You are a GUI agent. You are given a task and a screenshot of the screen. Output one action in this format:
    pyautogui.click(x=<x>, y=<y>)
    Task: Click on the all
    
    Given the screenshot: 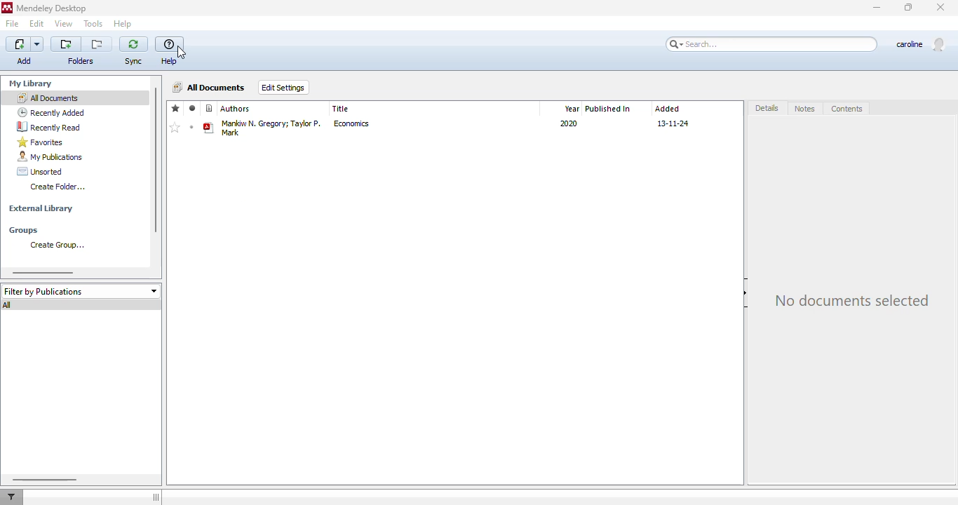 What is the action you would take?
    pyautogui.click(x=7, y=305)
    